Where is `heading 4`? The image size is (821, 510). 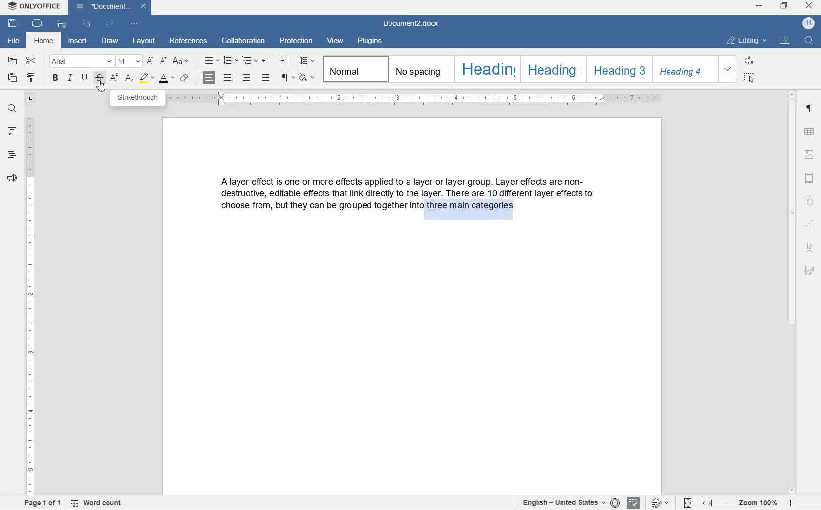
heading 4 is located at coordinates (684, 68).